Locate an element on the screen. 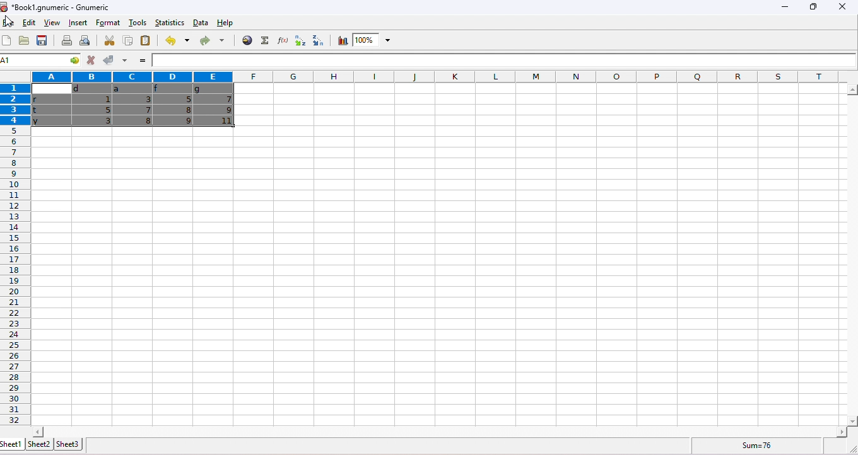  save is located at coordinates (44, 41).